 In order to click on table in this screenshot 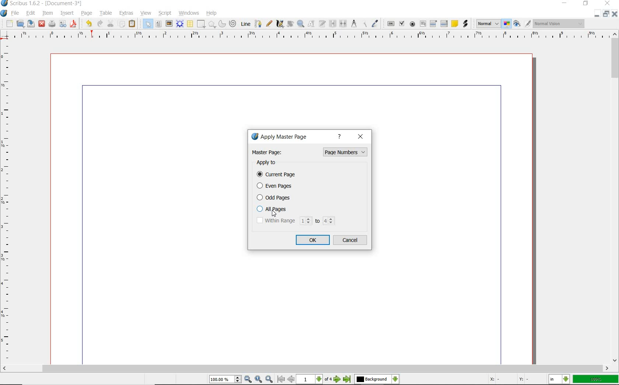, I will do `click(190, 24)`.